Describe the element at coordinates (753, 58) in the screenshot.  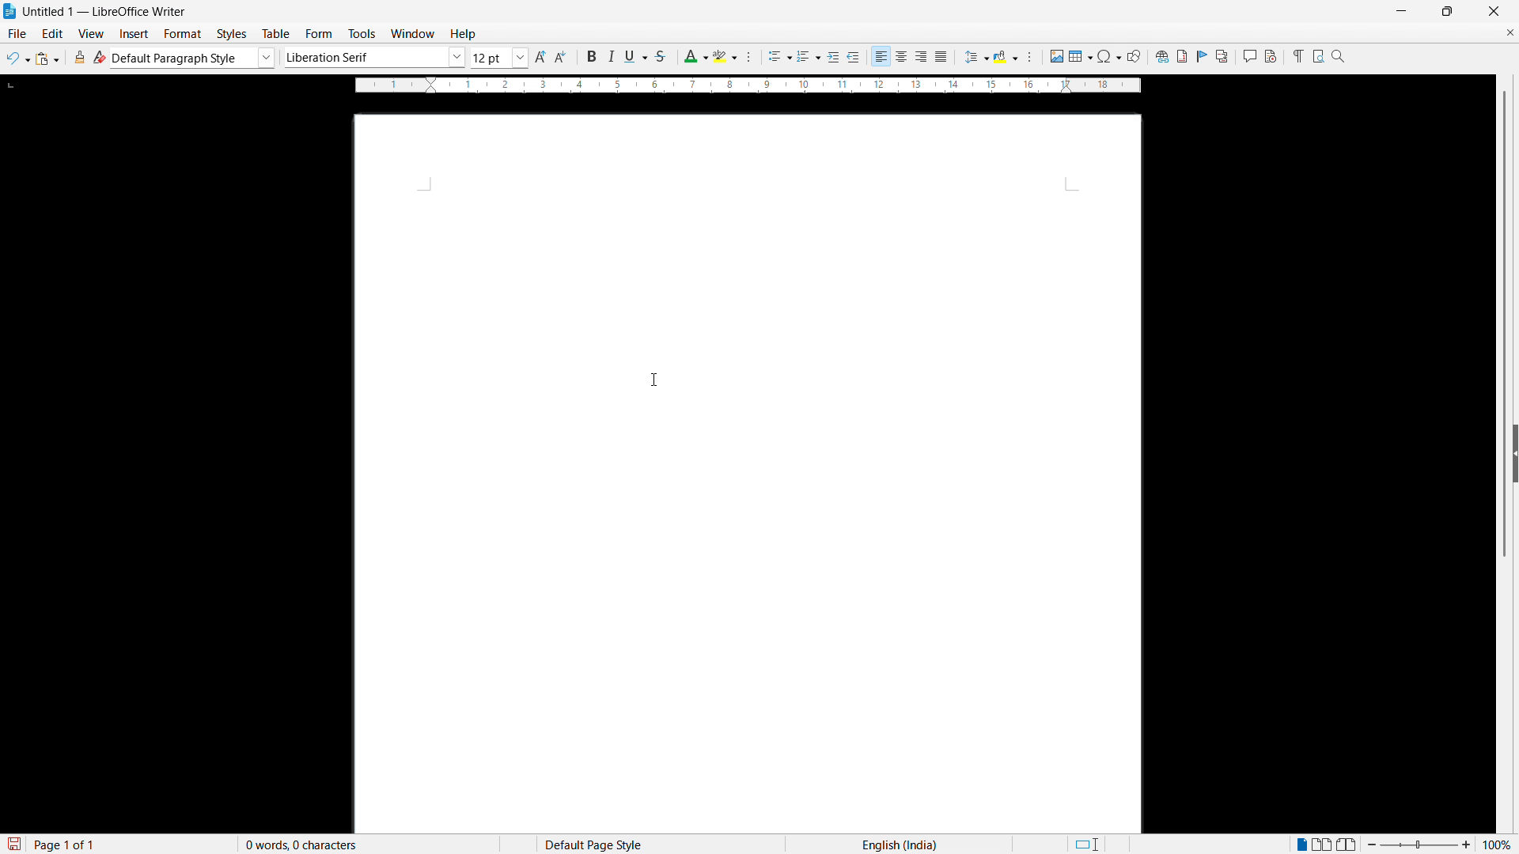
I see `Character ` at that location.